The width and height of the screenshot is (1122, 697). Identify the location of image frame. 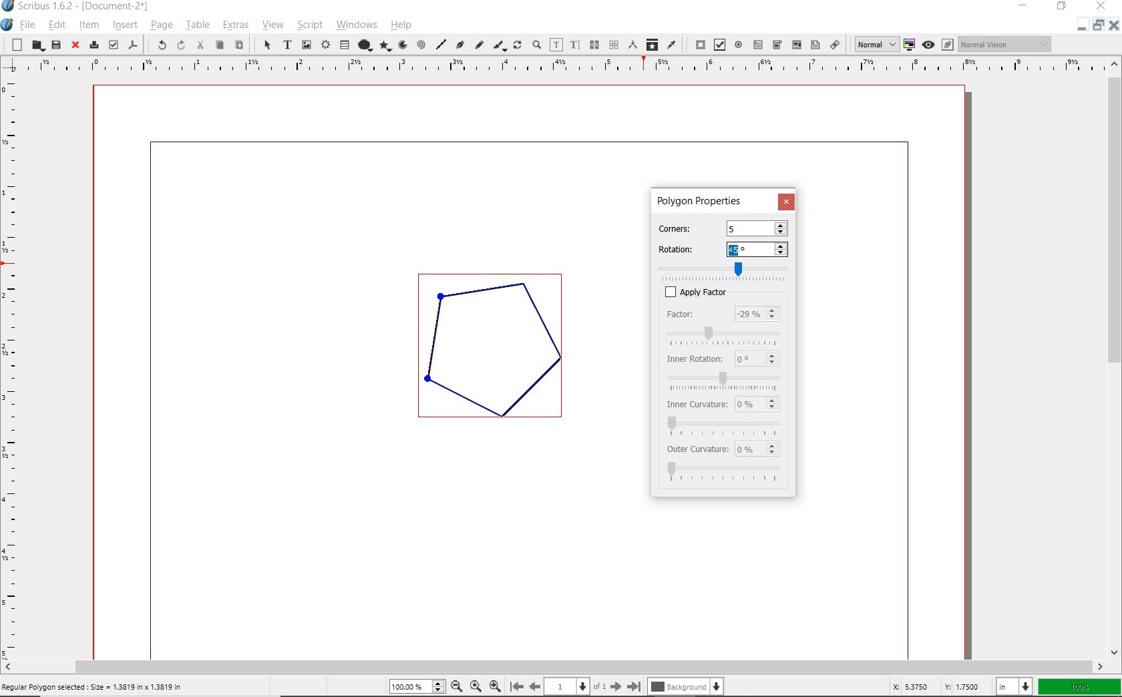
(305, 44).